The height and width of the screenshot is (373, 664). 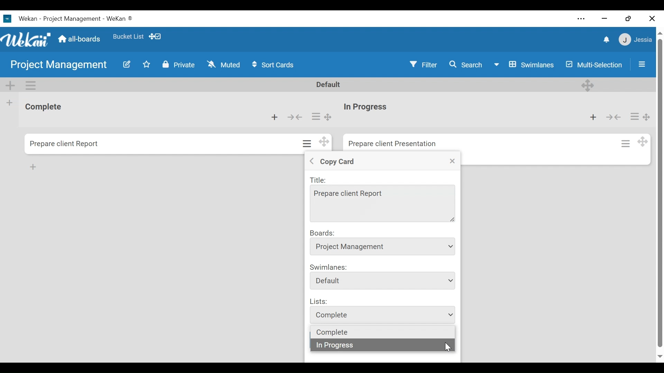 I want to click on Sidebar, so click(x=645, y=64).